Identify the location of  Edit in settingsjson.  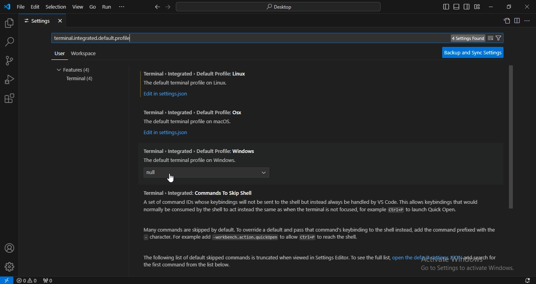
(168, 94).